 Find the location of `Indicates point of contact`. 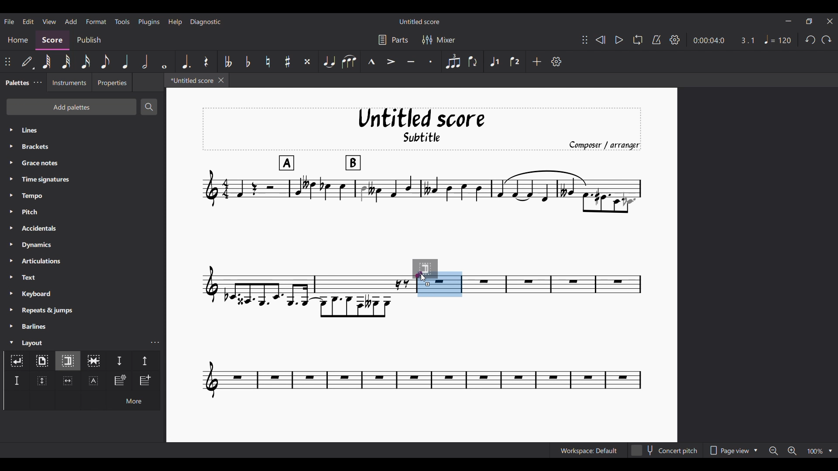

Indicates point of contact is located at coordinates (419, 274).